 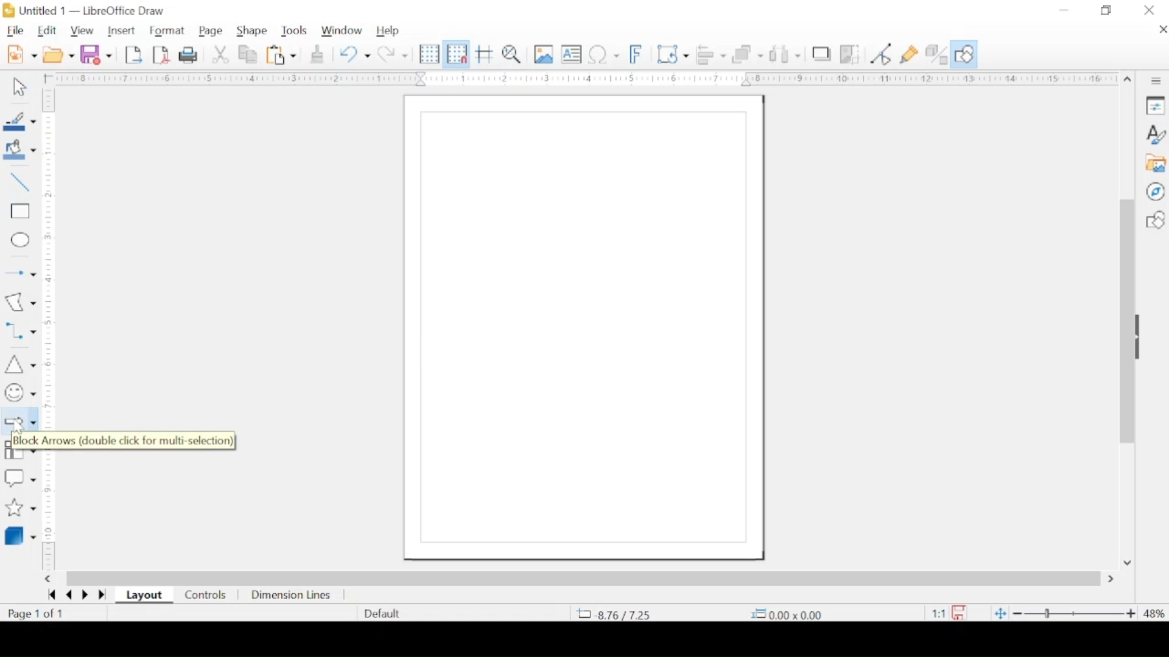 I want to click on insert triangle, so click(x=19, y=364).